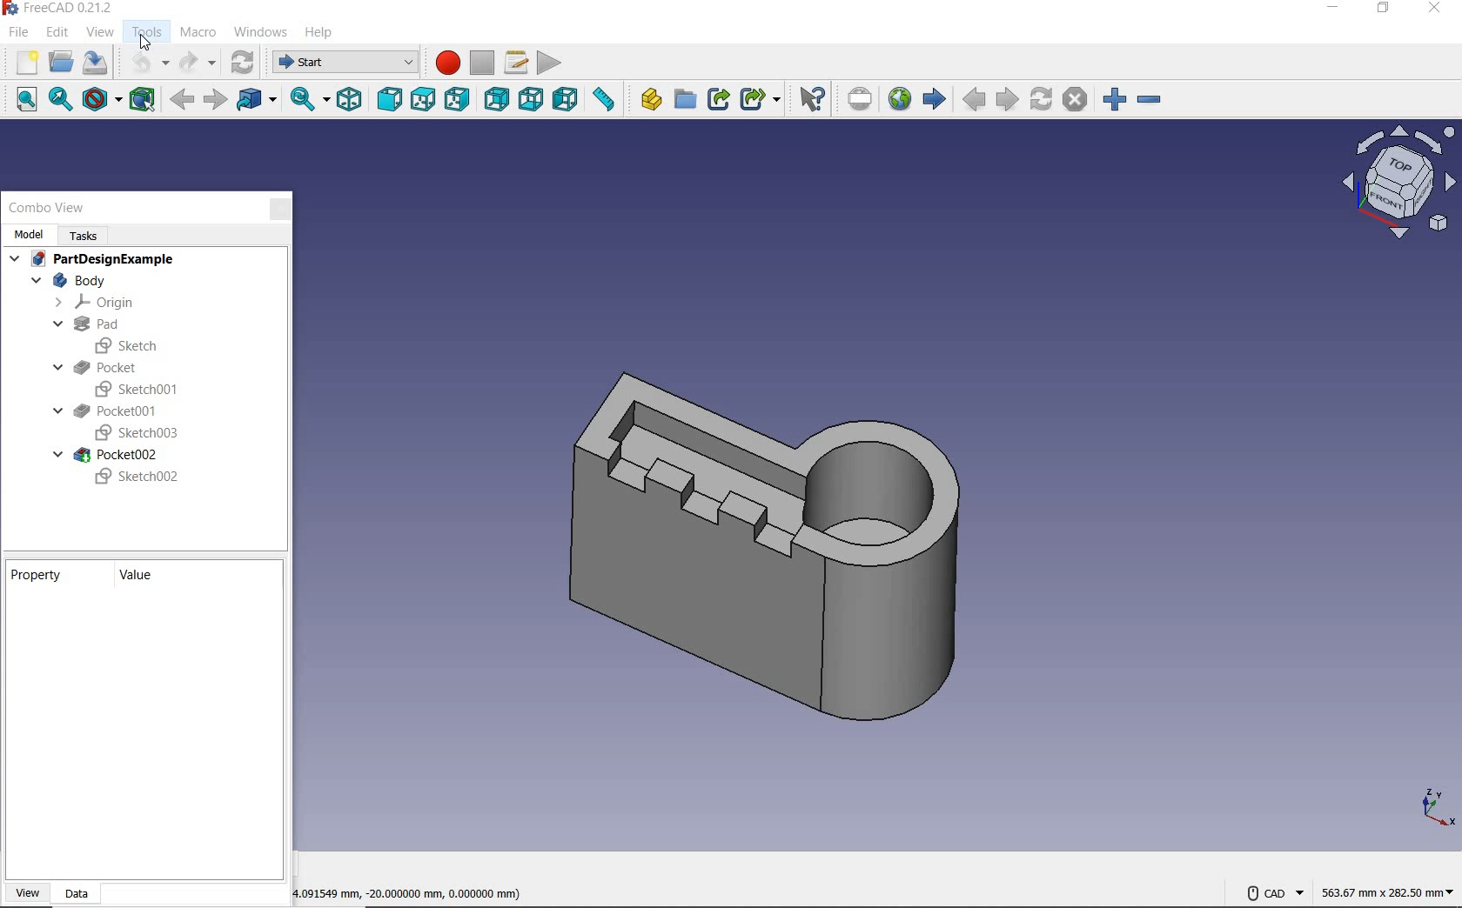 This screenshot has width=1462, height=908. I want to click on Property, so click(42, 574).